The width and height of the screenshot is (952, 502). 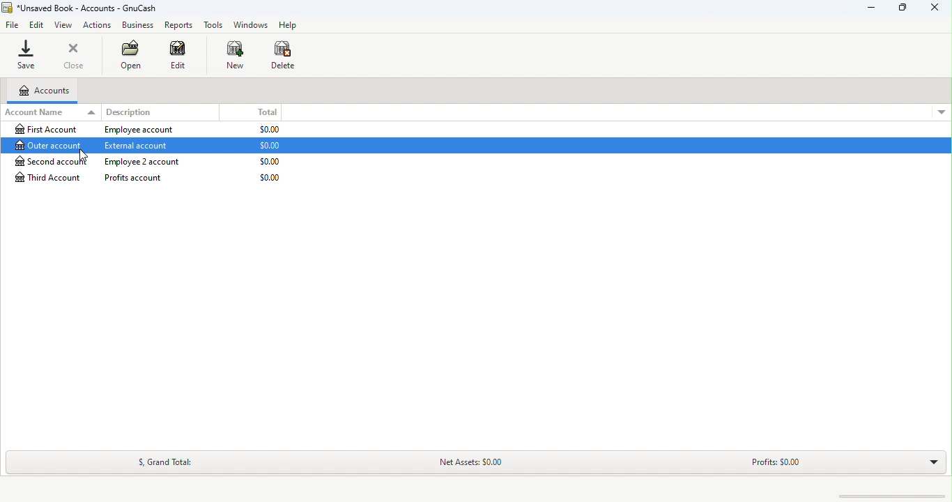 What do you see at coordinates (136, 56) in the screenshot?
I see `Open` at bounding box center [136, 56].